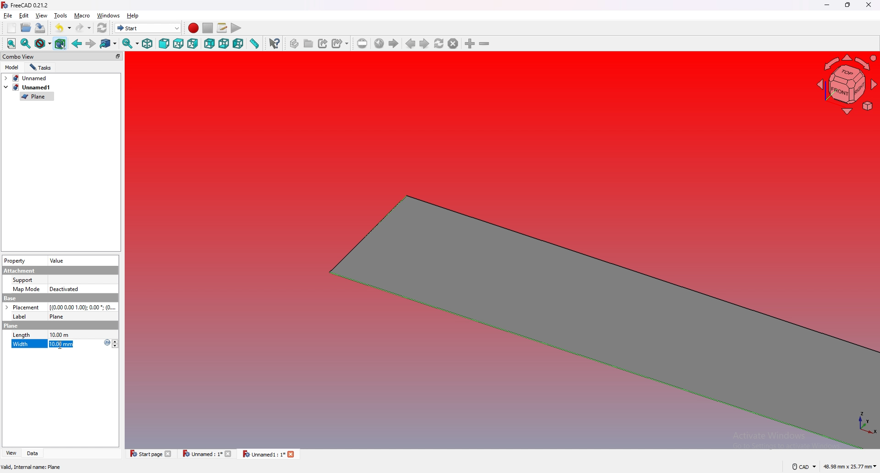  I want to click on whats this, so click(275, 44).